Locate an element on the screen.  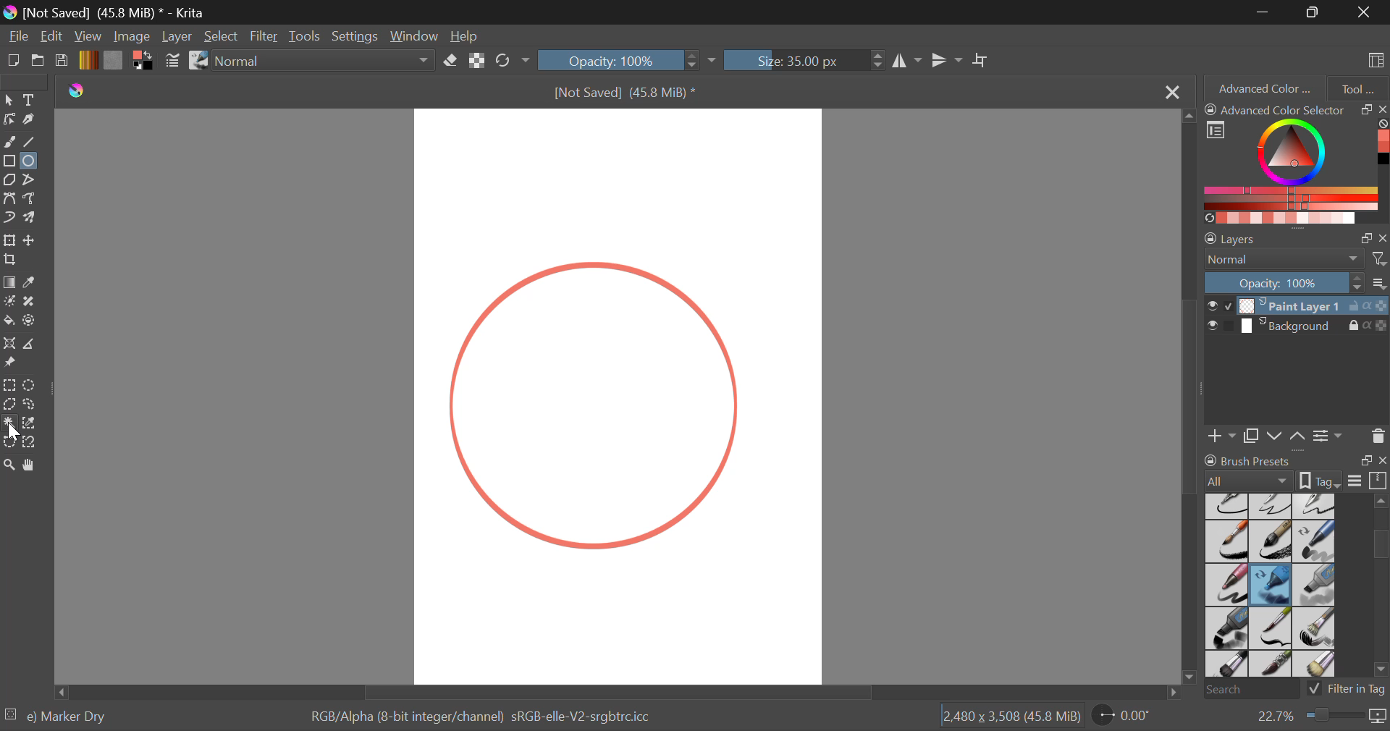
Settings is located at coordinates (358, 36).